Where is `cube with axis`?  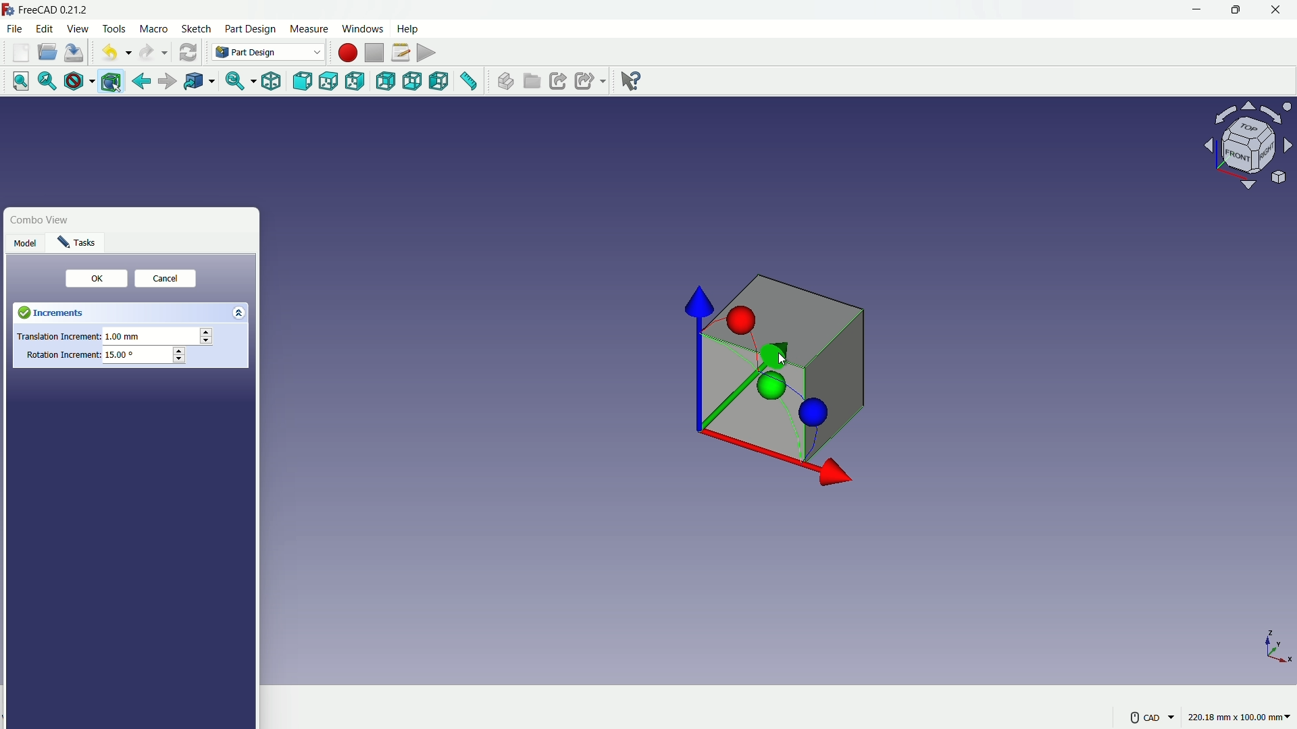 cube with axis is located at coordinates (786, 377).